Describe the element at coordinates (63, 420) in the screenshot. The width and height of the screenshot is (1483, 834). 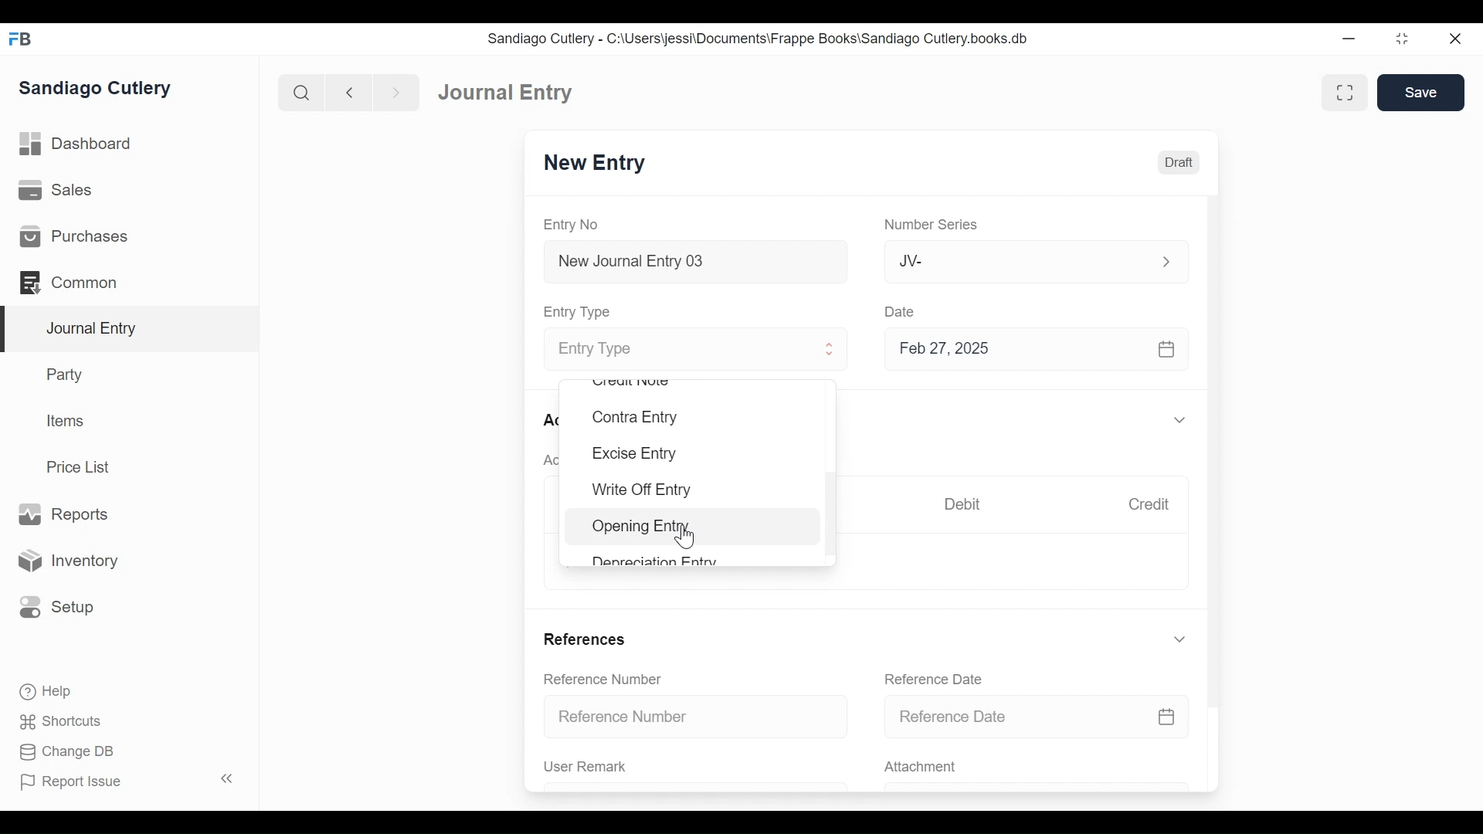
I see `Items` at that location.